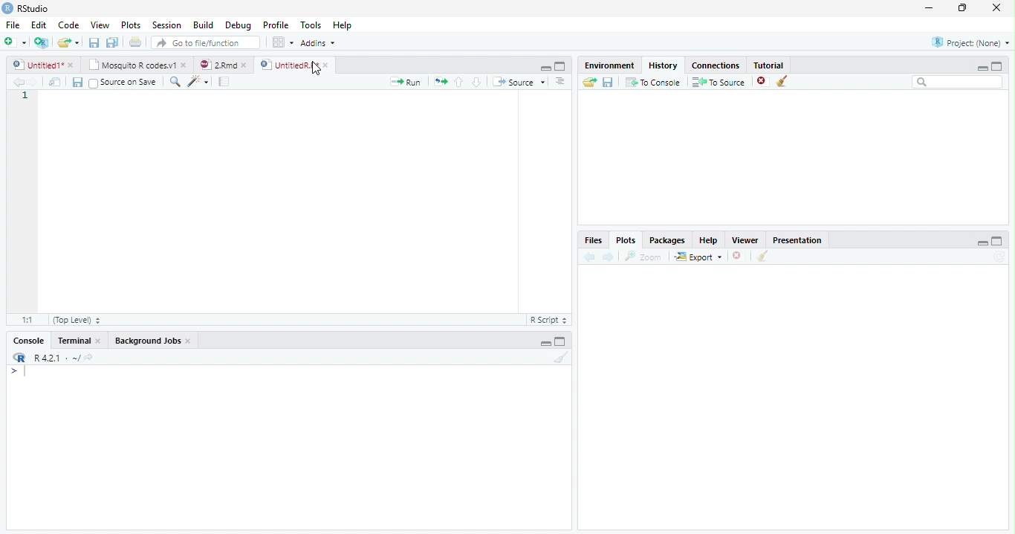 This screenshot has height=534, width=1015. I want to click on Minimize, so click(930, 9).